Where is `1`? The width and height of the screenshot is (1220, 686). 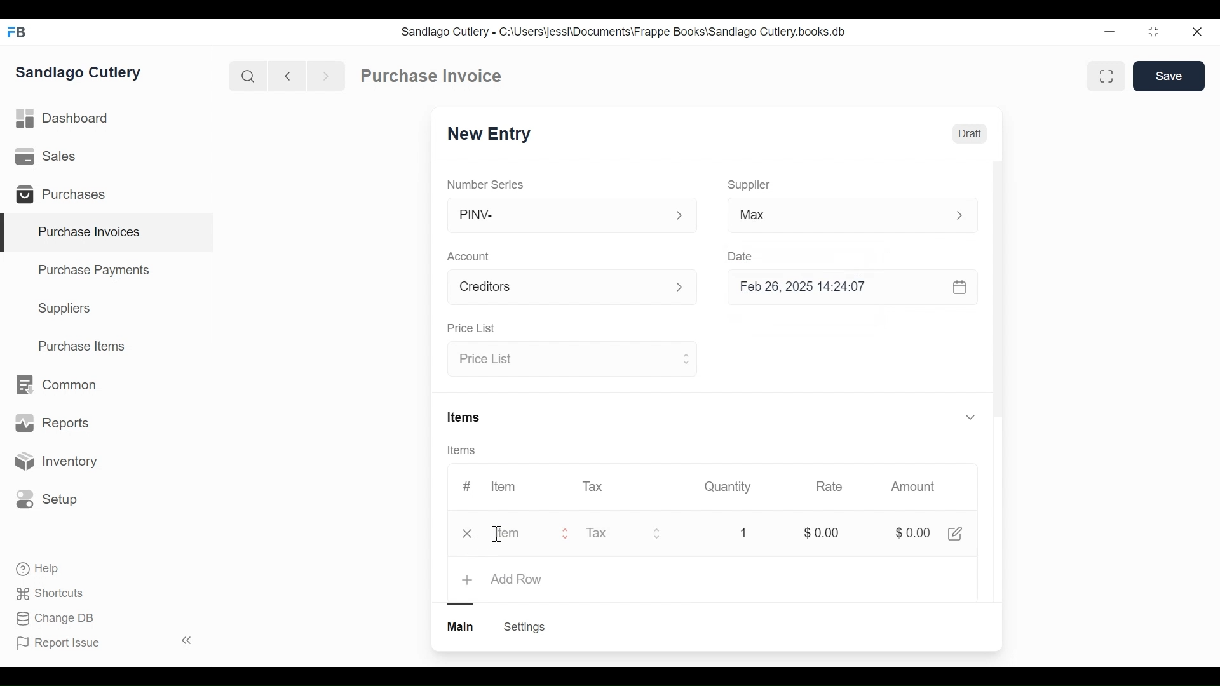 1 is located at coordinates (742, 533).